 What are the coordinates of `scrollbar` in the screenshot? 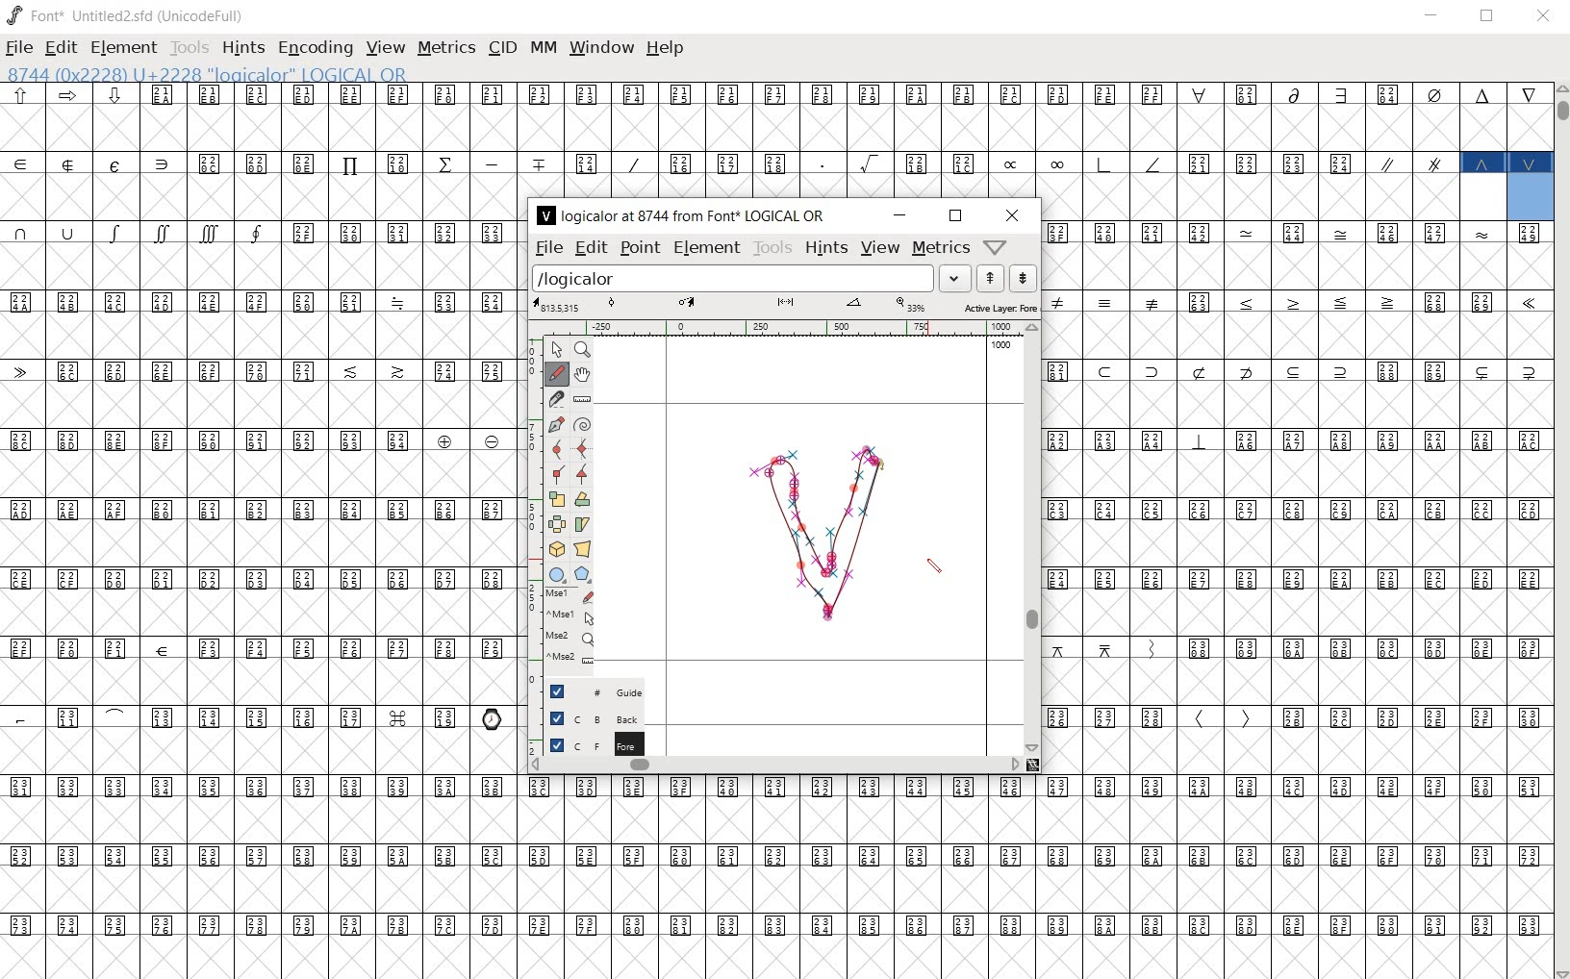 It's located at (779, 765).